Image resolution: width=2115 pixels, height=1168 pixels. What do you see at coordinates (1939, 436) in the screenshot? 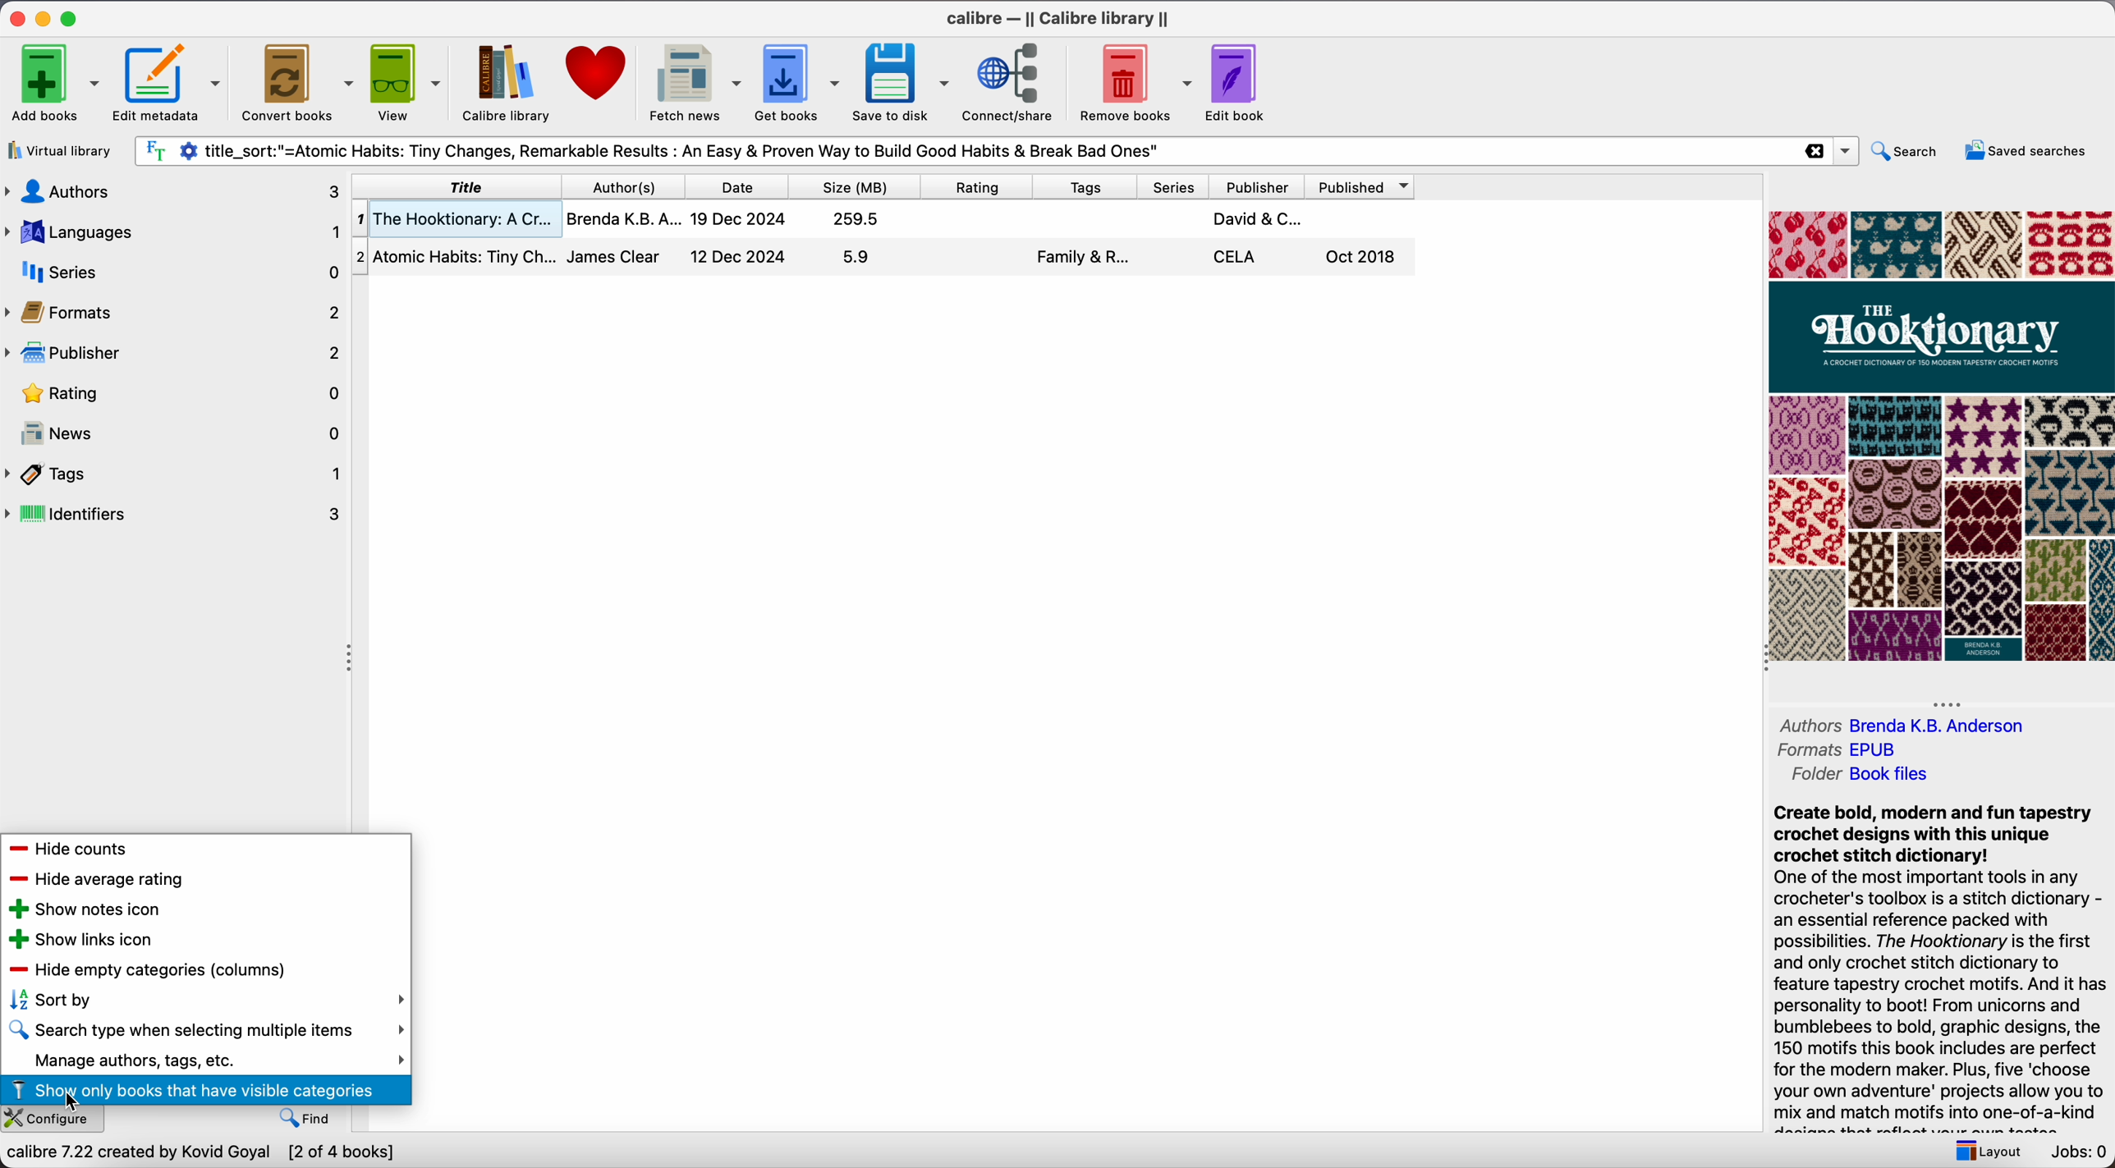
I see `book cover preview` at bounding box center [1939, 436].